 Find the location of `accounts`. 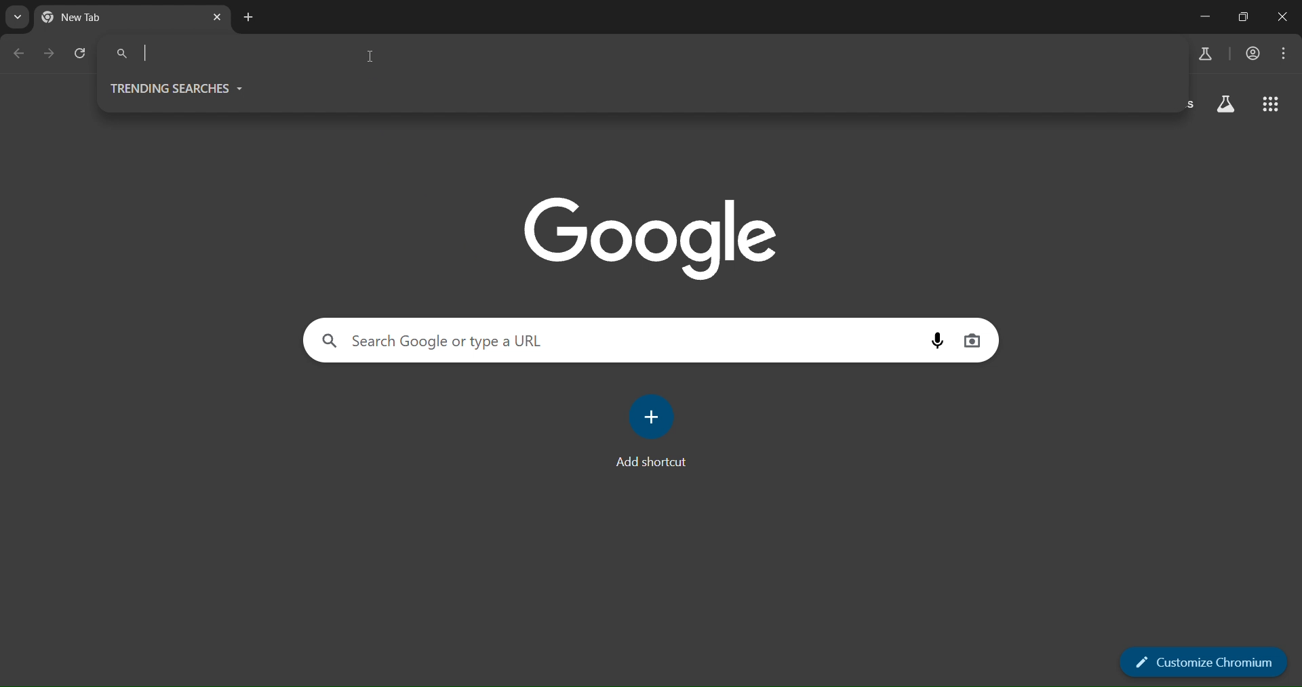

accounts is located at coordinates (1250, 56).